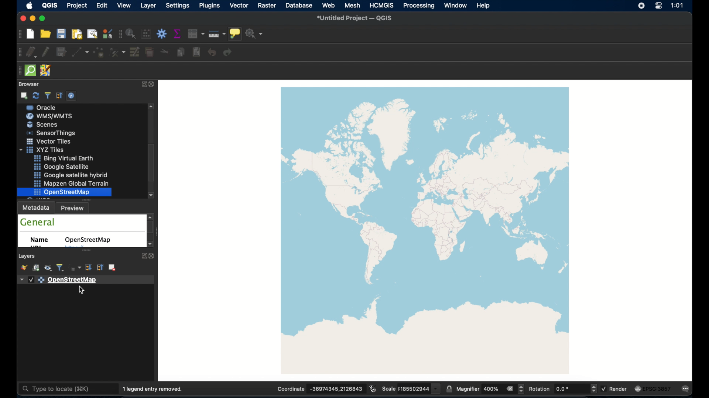 The height and width of the screenshot is (398, 709). Describe the element at coordinates (77, 35) in the screenshot. I see `new print layout` at that location.